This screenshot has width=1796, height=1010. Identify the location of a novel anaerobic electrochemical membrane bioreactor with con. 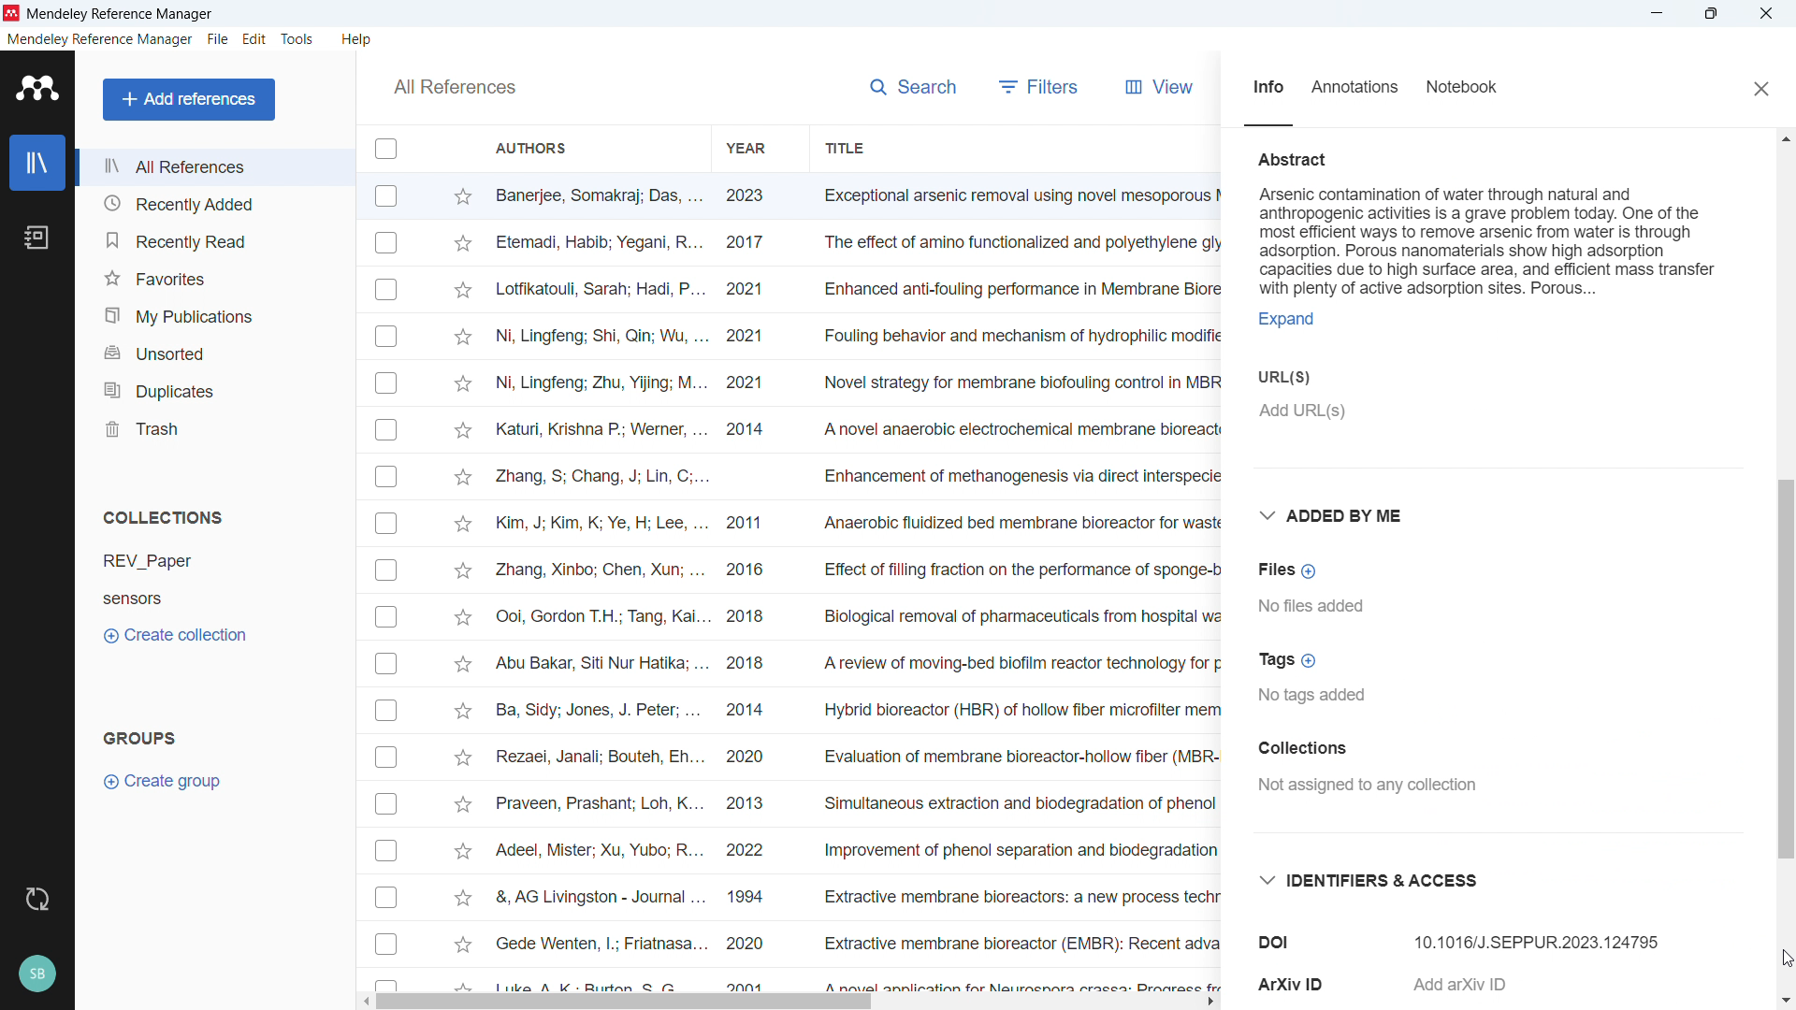
(1021, 429).